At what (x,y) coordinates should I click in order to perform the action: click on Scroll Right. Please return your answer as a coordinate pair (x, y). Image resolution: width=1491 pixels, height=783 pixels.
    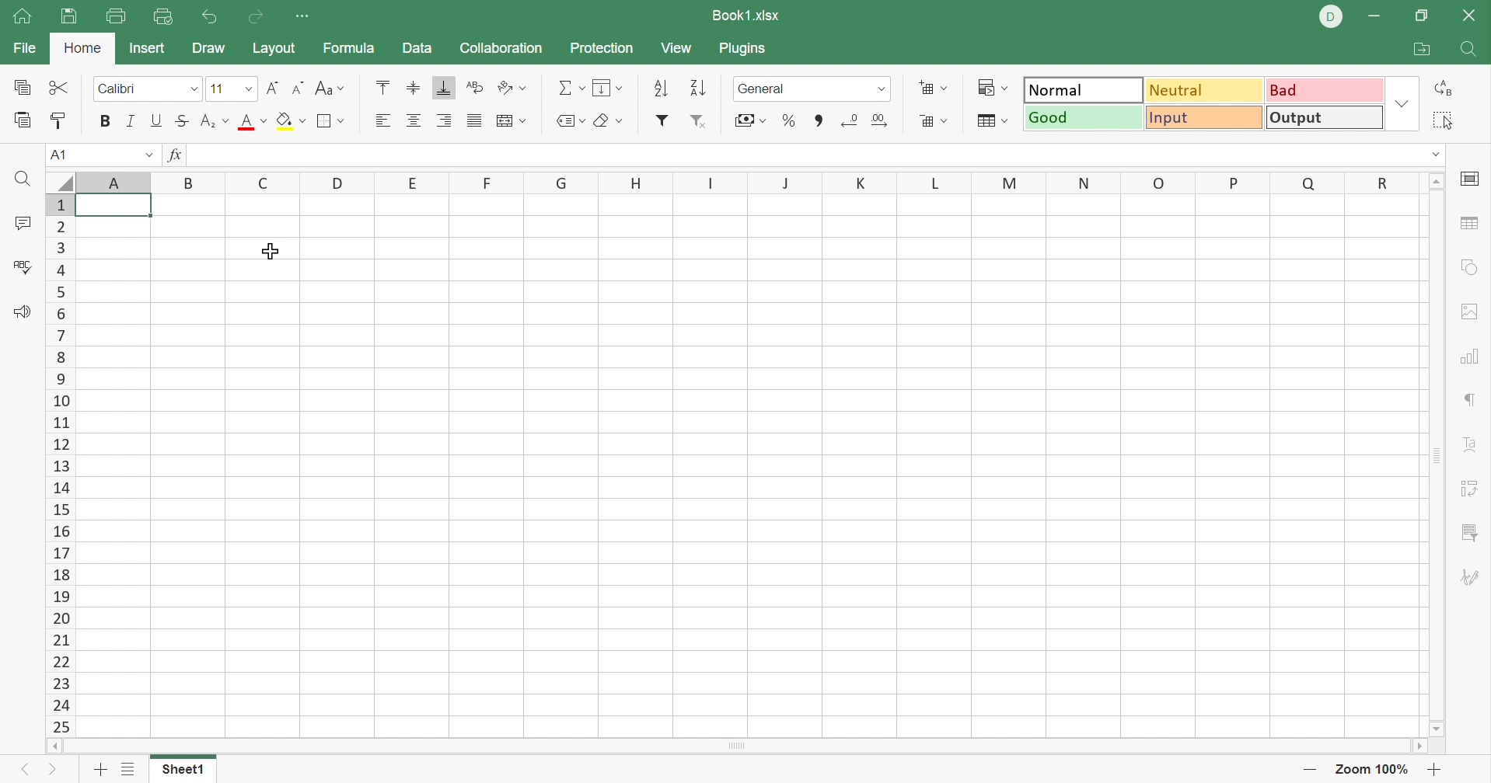
    Looking at the image, I should click on (1417, 746).